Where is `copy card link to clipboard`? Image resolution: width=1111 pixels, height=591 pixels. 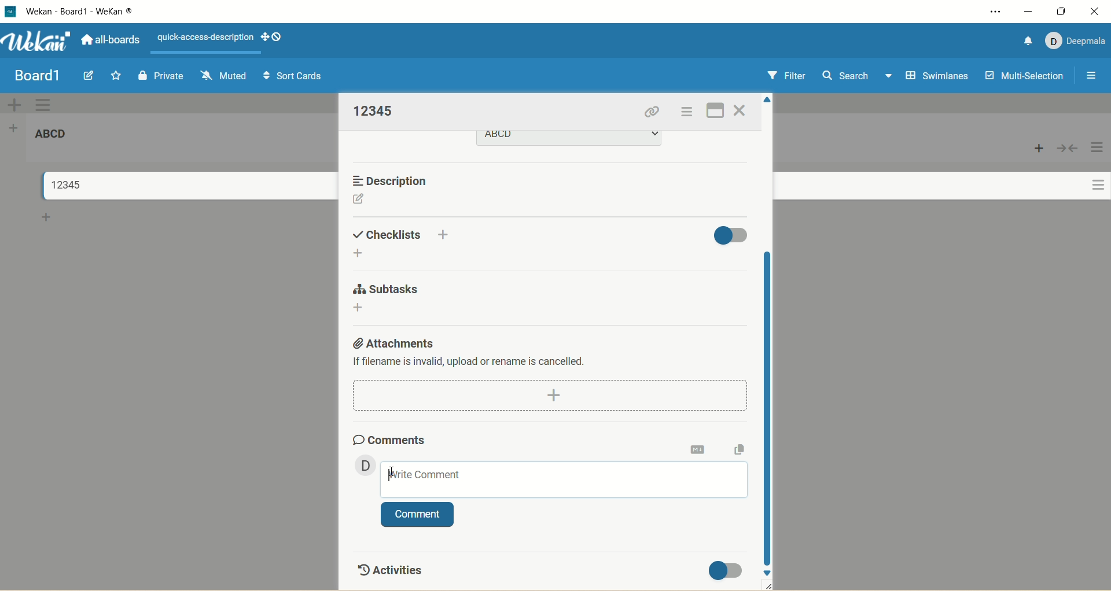
copy card link to clipboard is located at coordinates (652, 113).